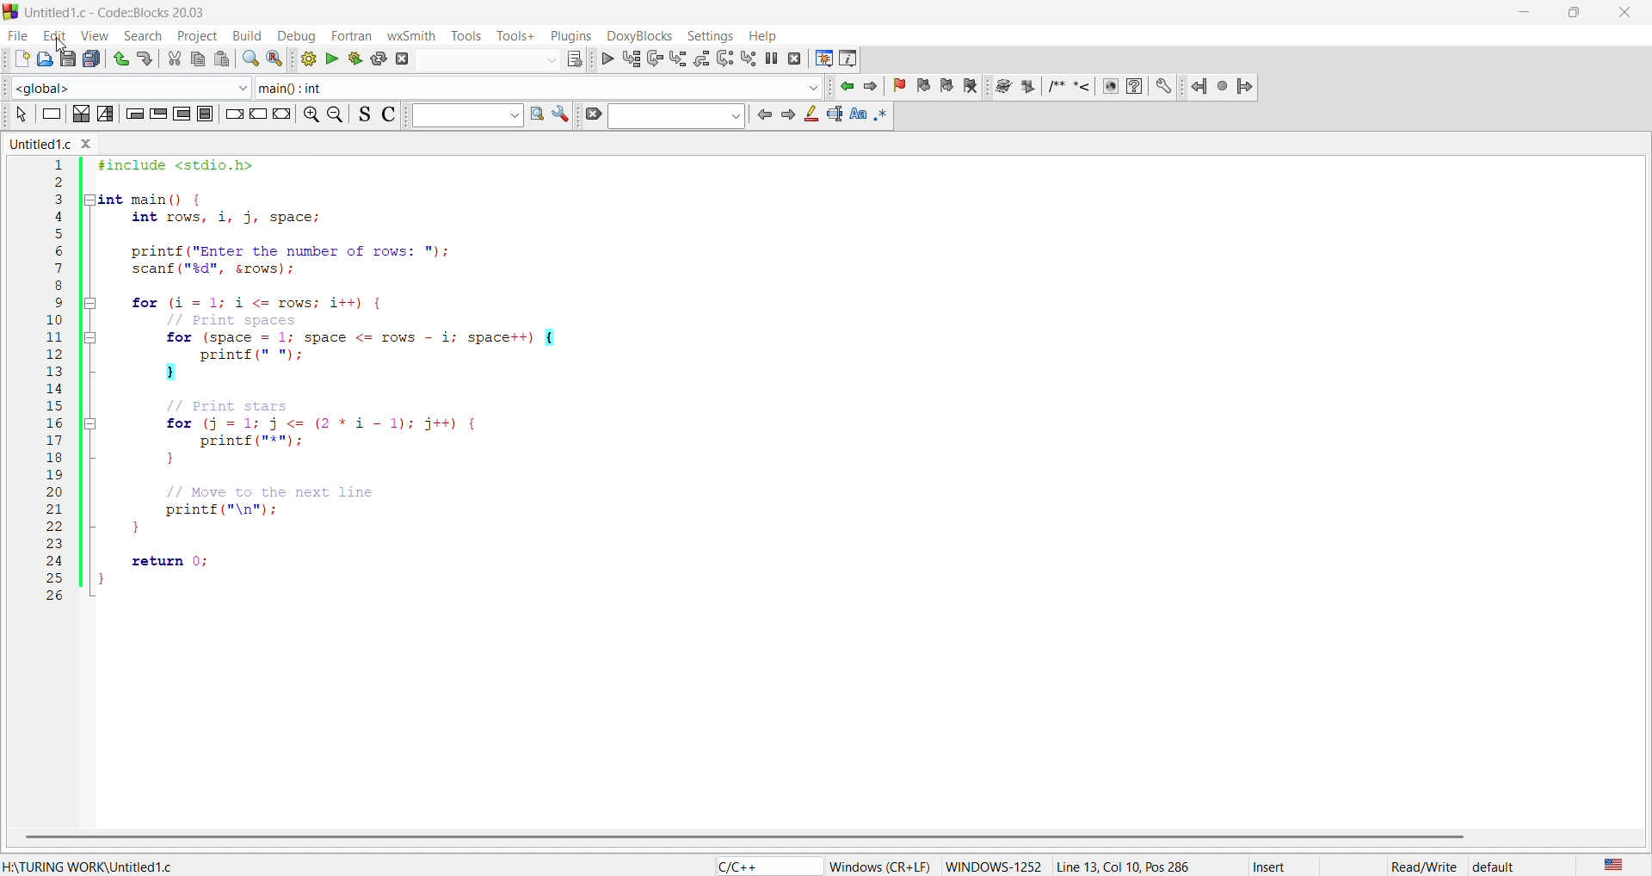 This screenshot has height=876, width=1652. What do you see at coordinates (1002, 86) in the screenshot?
I see `run doxy wizard` at bounding box center [1002, 86].